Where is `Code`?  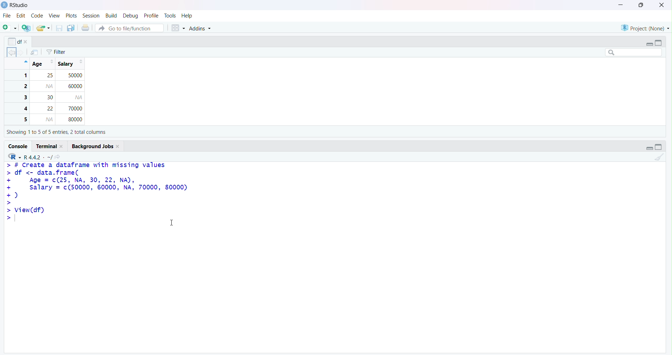
Code is located at coordinates (37, 16).